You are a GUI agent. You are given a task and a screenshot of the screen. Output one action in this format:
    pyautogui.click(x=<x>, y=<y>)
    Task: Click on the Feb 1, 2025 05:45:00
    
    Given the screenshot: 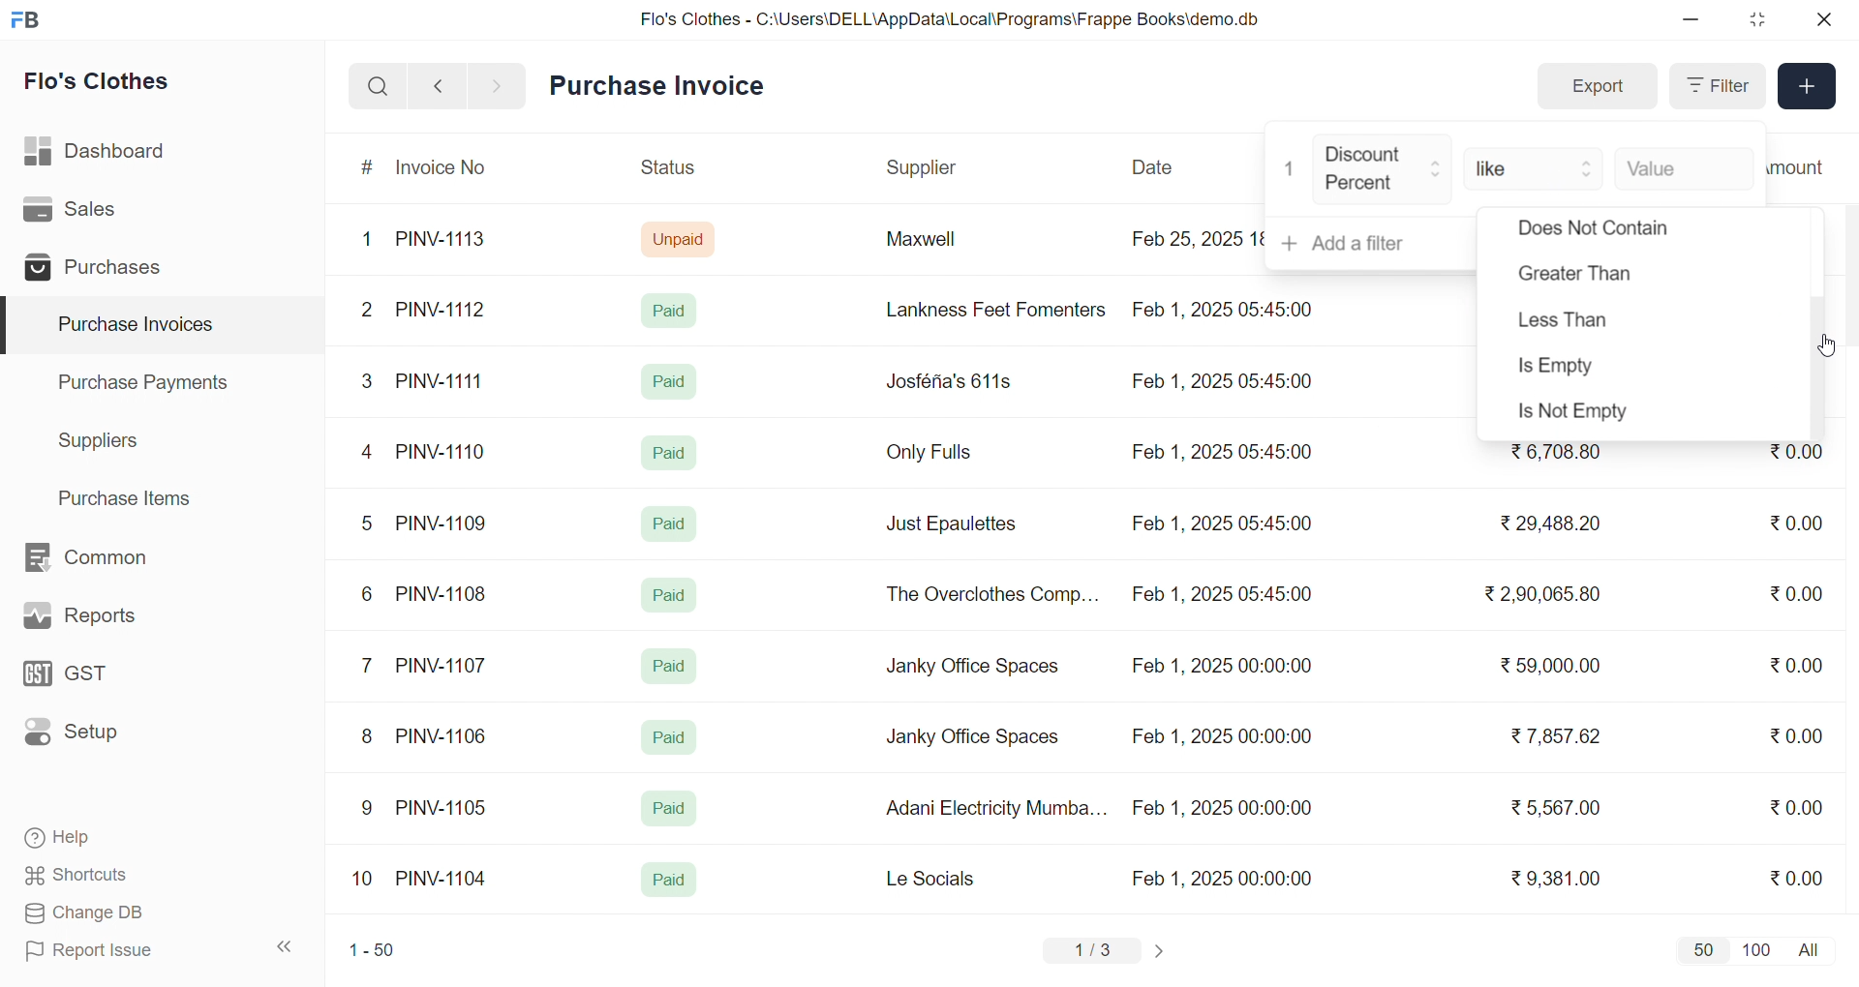 What is the action you would take?
    pyautogui.click(x=1225, y=596)
    